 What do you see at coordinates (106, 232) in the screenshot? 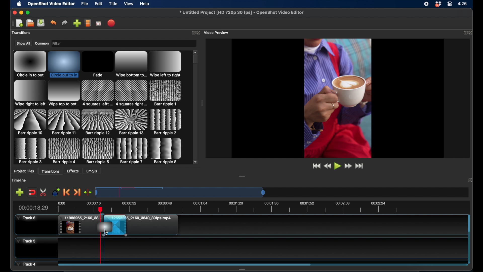
I see `cursor` at bounding box center [106, 232].